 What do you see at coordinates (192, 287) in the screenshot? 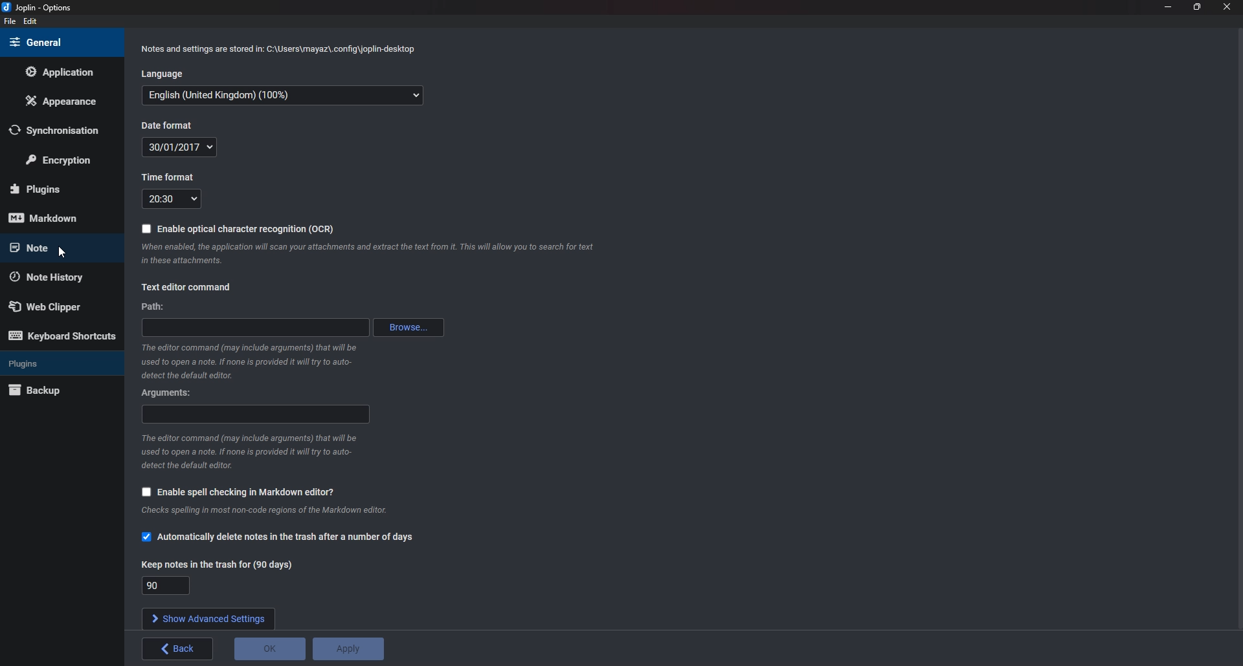
I see `text editor command` at bounding box center [192, 287].